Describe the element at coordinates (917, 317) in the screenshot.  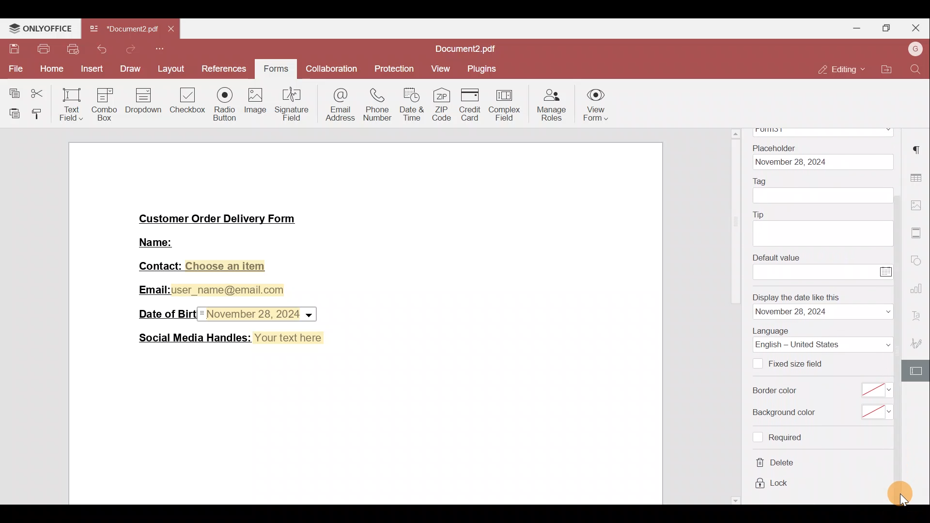
I see `Font settings` at that location.